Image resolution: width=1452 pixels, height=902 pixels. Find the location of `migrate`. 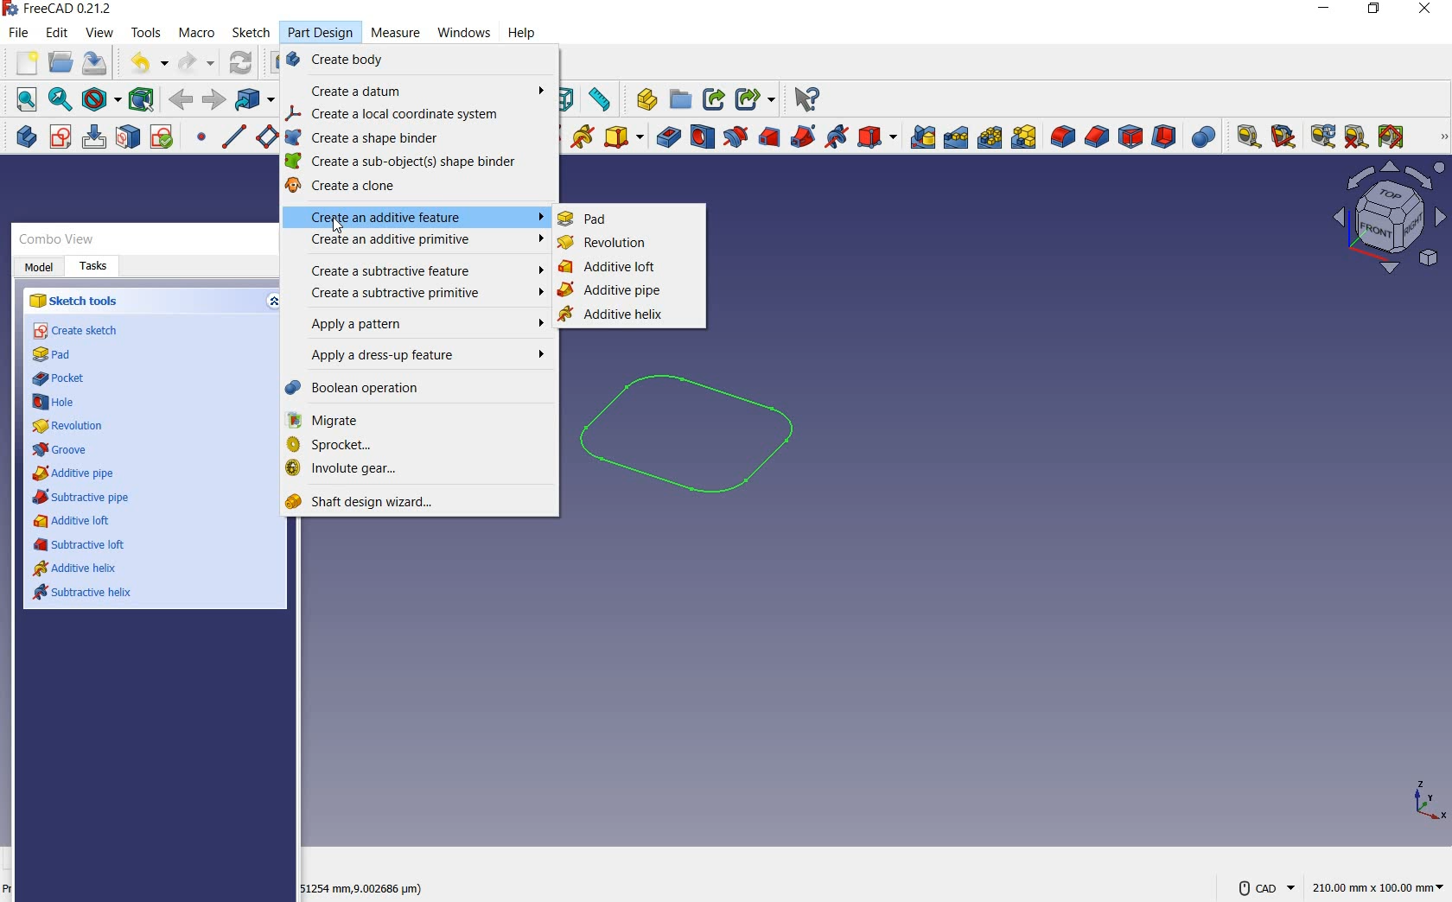

migrate is located at coordinates (421, 421).